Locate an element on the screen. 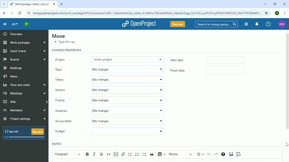 Image resolution: width=289 pixels, height=162 pixels. Code is located at coordinates (109, 154).